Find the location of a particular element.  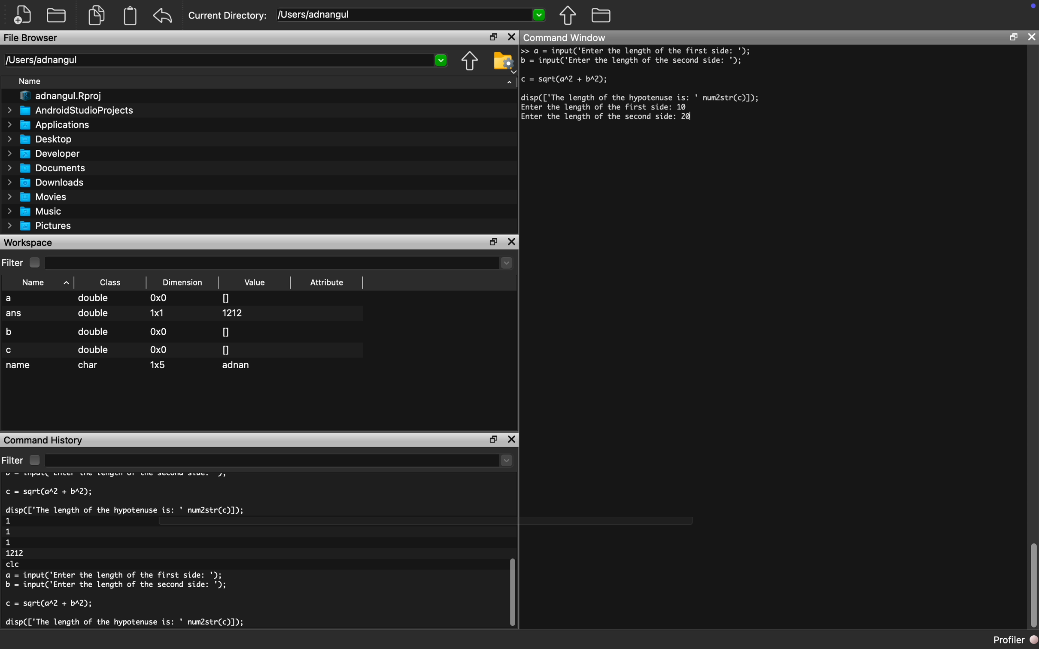

Documents is located at coordinates (49, 168).